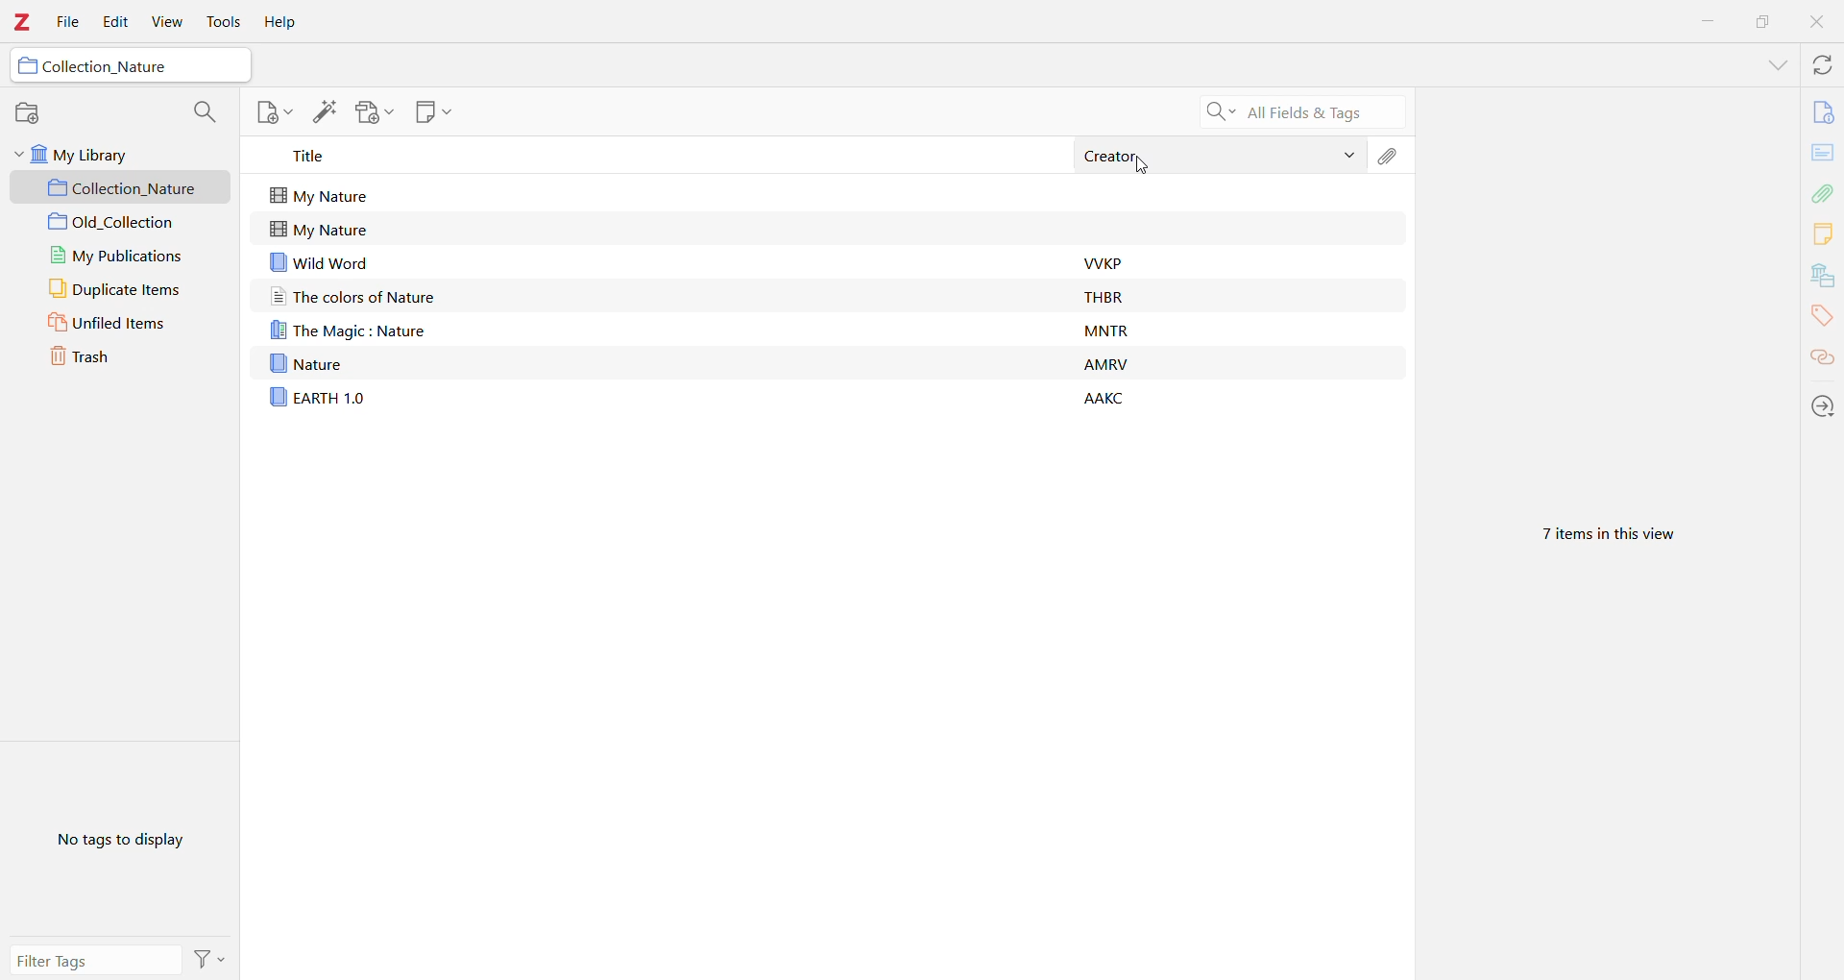 The height and width of the screenshot is (980, 1844). Describe the element at coordinates (127, 254) in the screenshot. I see `My Publications` at that location.